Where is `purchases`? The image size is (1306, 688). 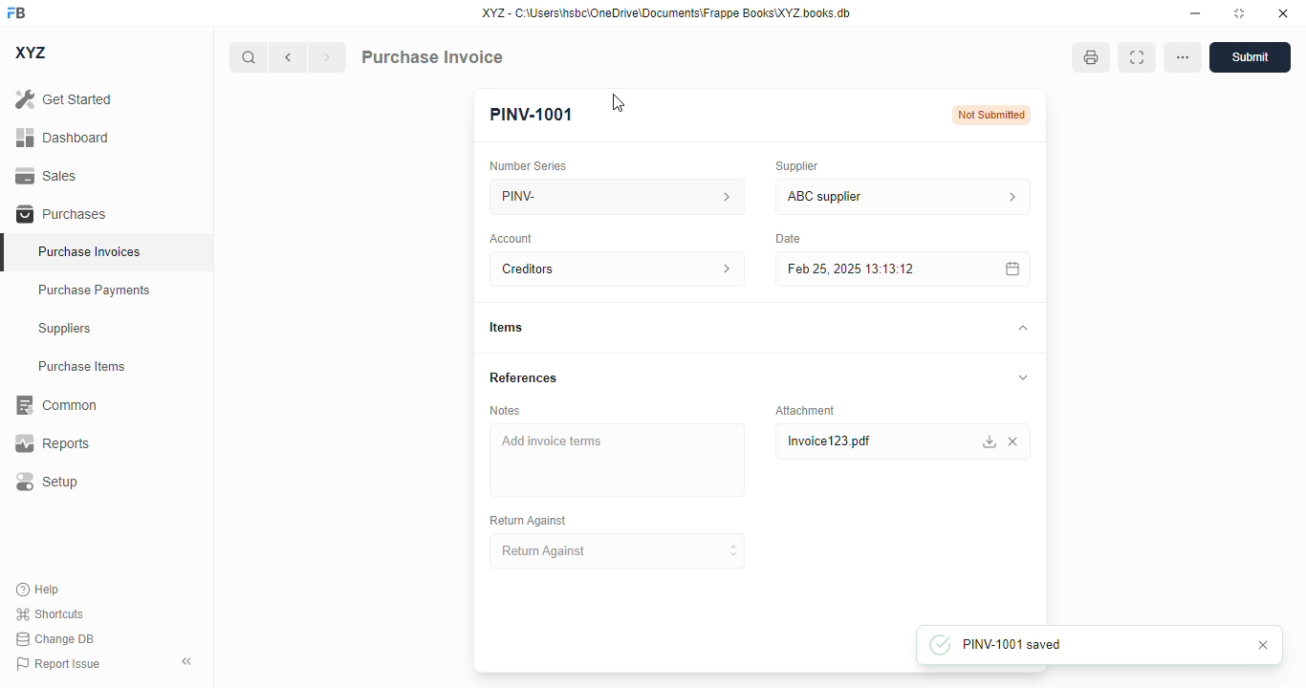 purchases is located at coordinates (61, 214).